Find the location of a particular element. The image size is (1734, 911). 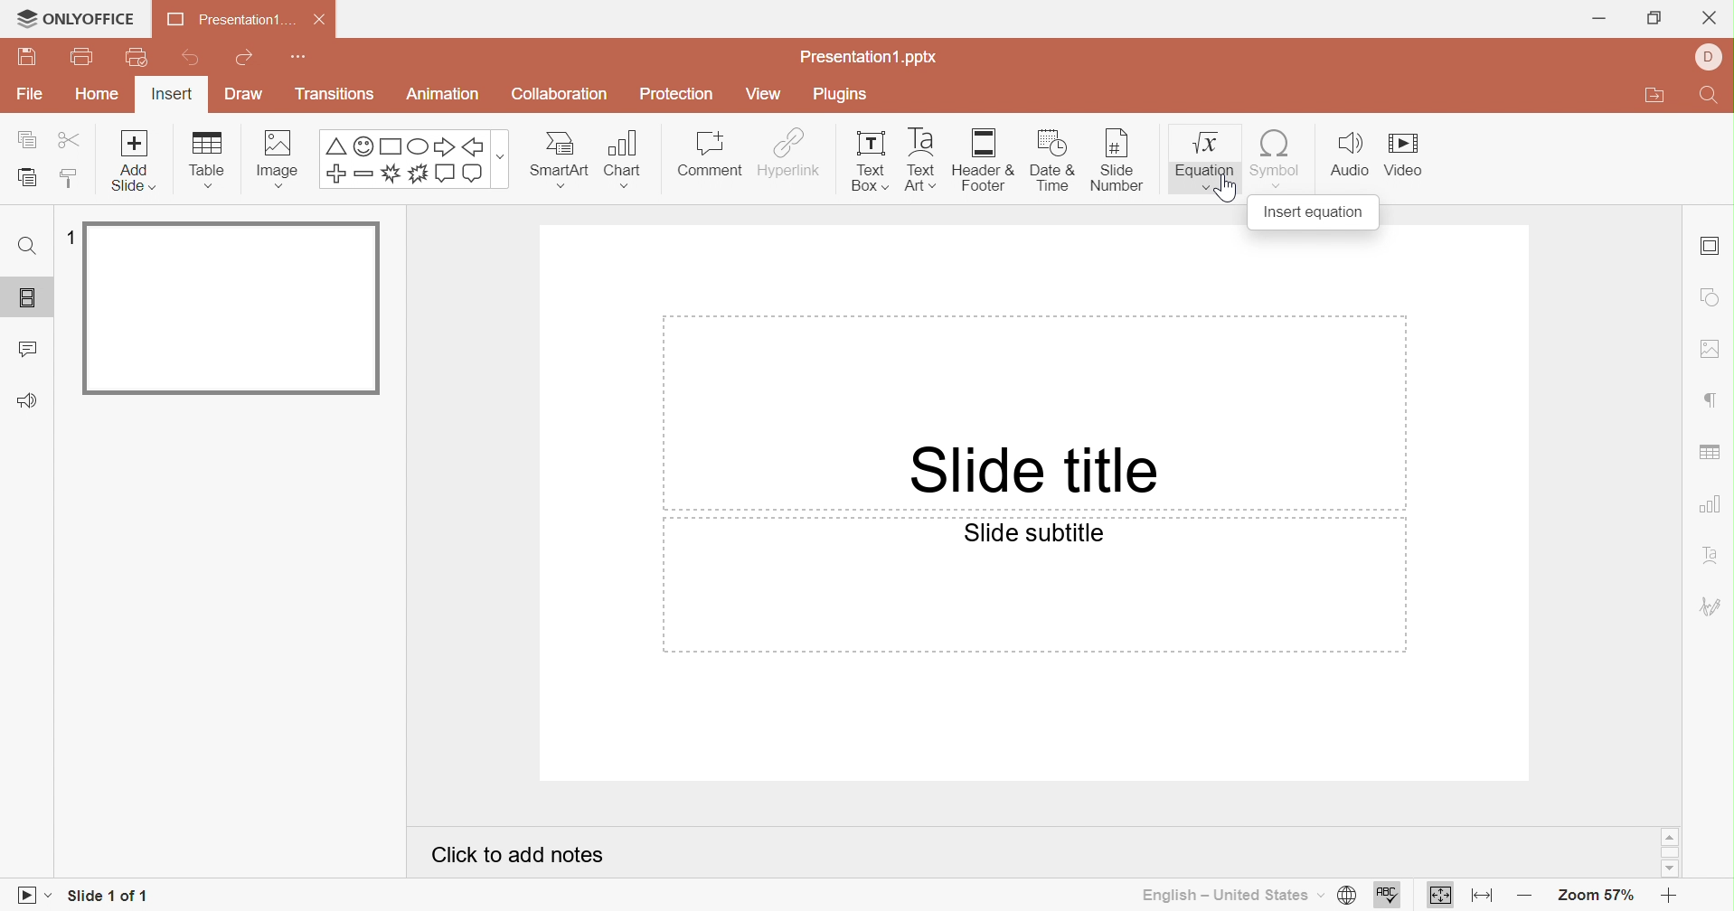

Cut is located at coordinates (79, 142).